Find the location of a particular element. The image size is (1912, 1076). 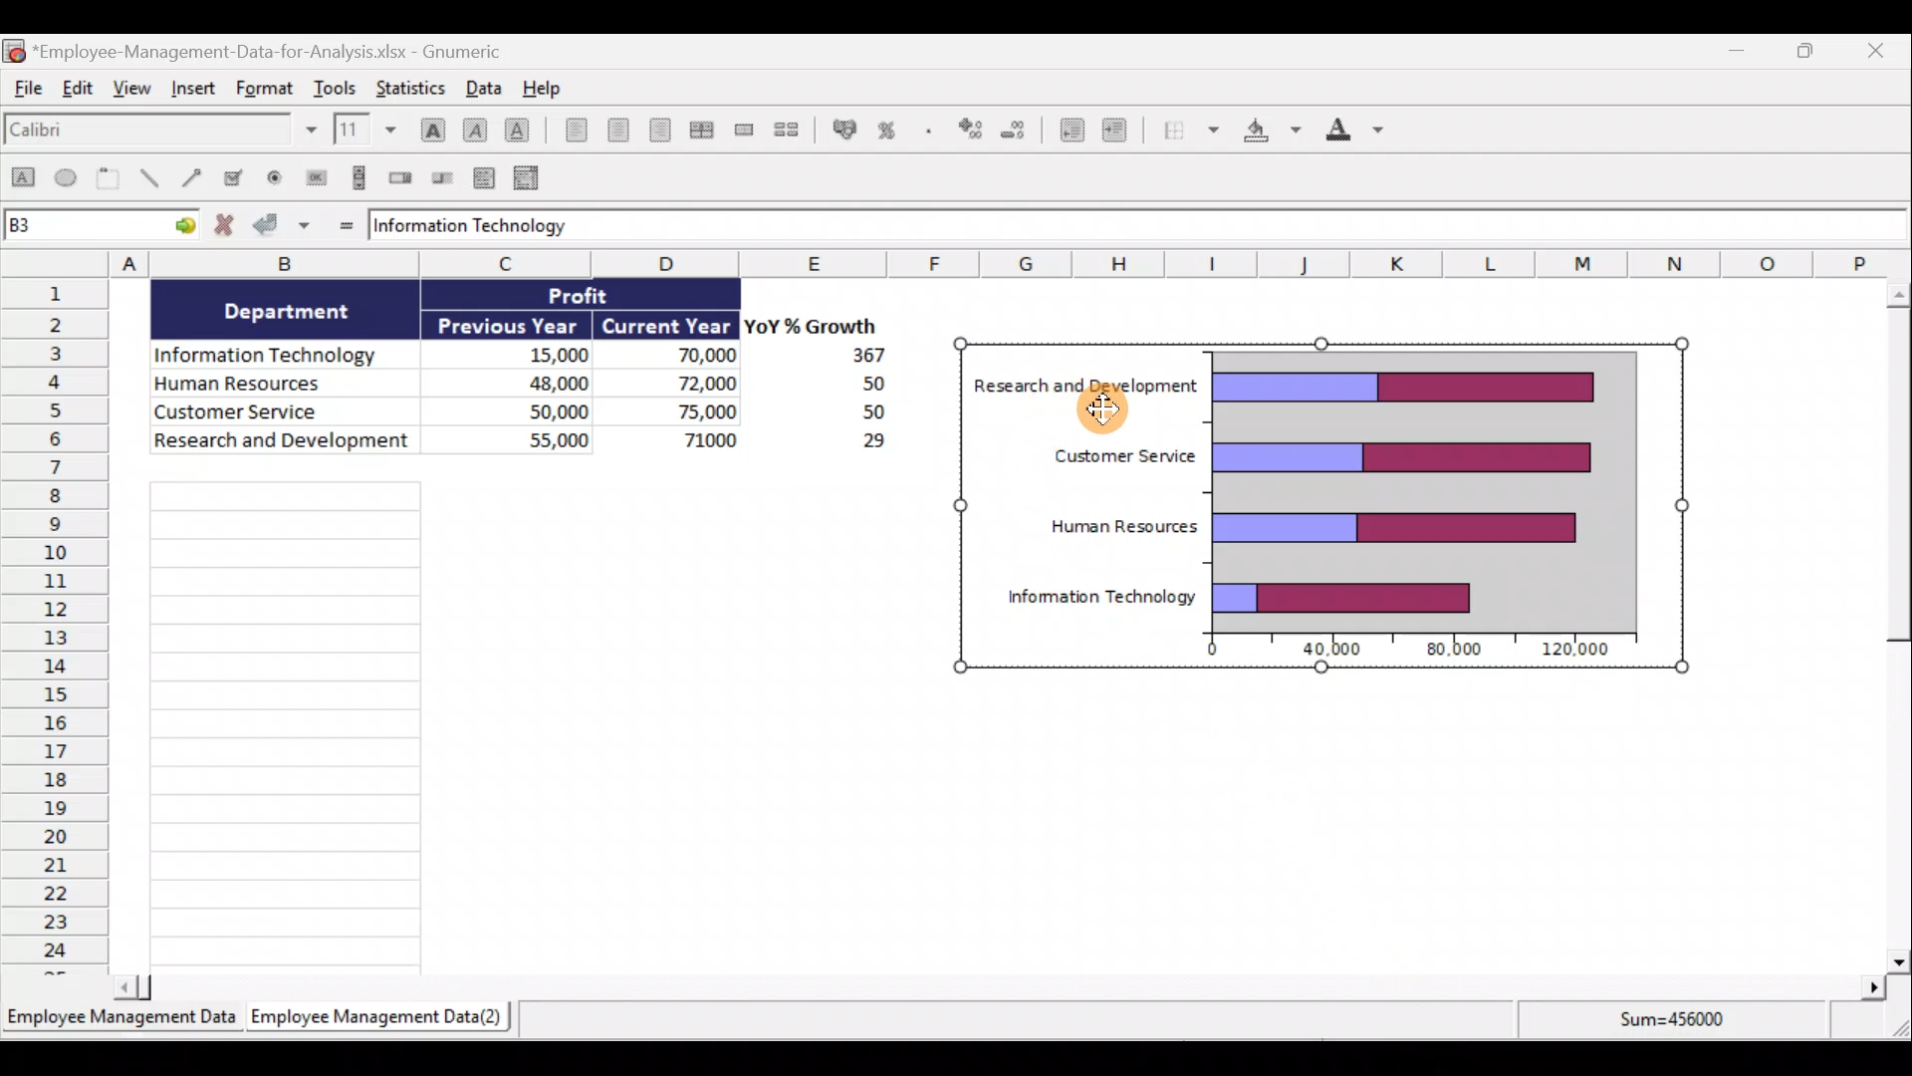

Department is located at coordinates (300, 311).